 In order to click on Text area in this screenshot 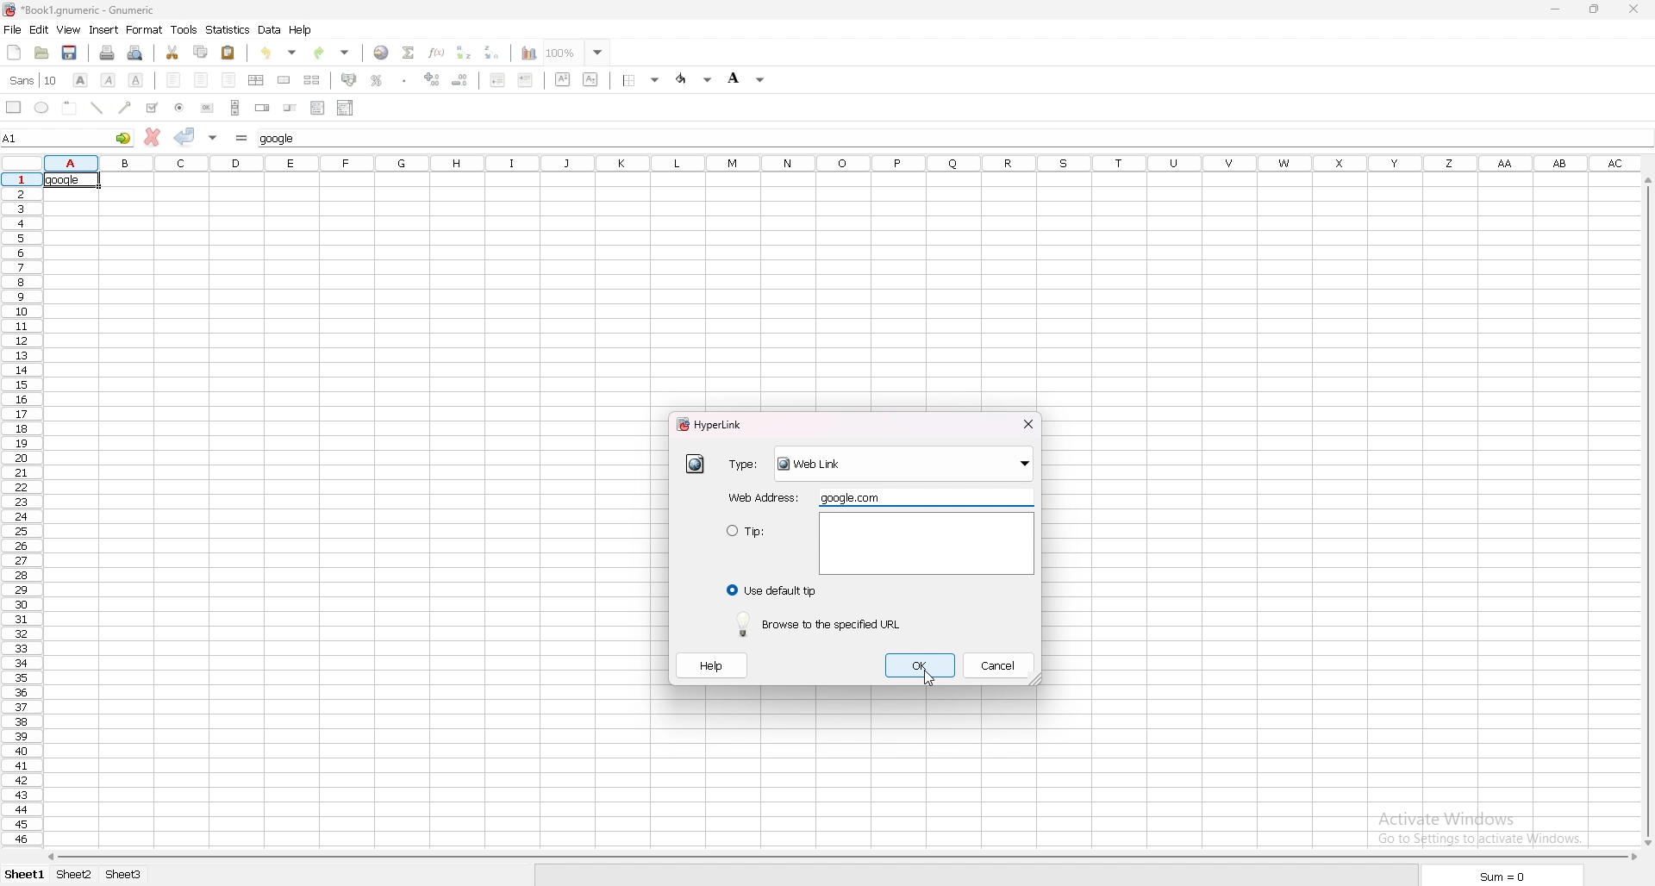, I will do `click(928, 543)`.